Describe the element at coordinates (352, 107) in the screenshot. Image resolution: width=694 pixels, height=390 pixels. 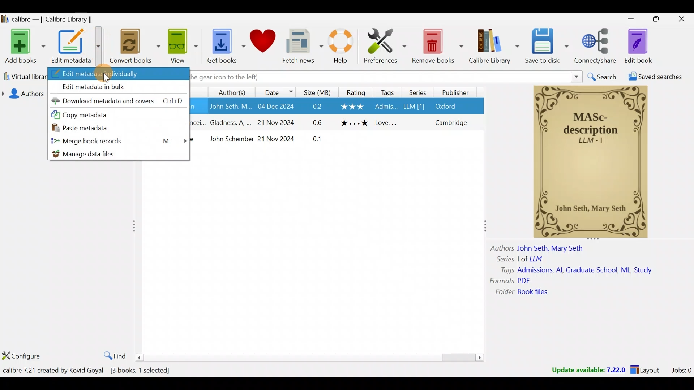
I see `` at that location.